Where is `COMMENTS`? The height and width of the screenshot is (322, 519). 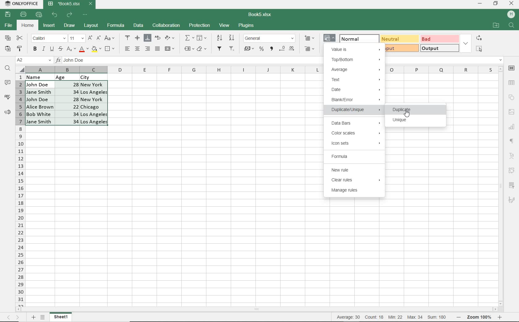
COMMENTS is located at coordinates (9, 83).